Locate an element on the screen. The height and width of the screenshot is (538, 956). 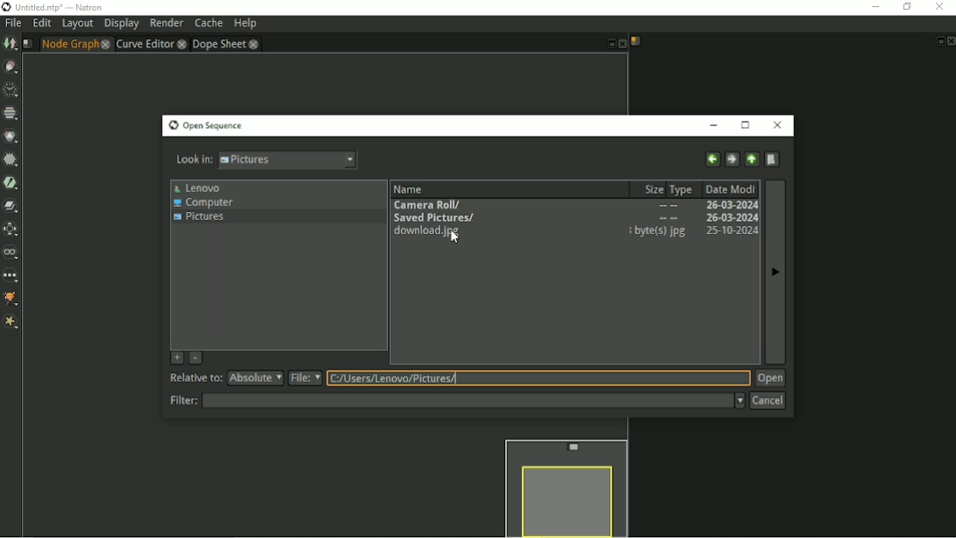
Camera Roll/ is located at coordinates (434, 205).